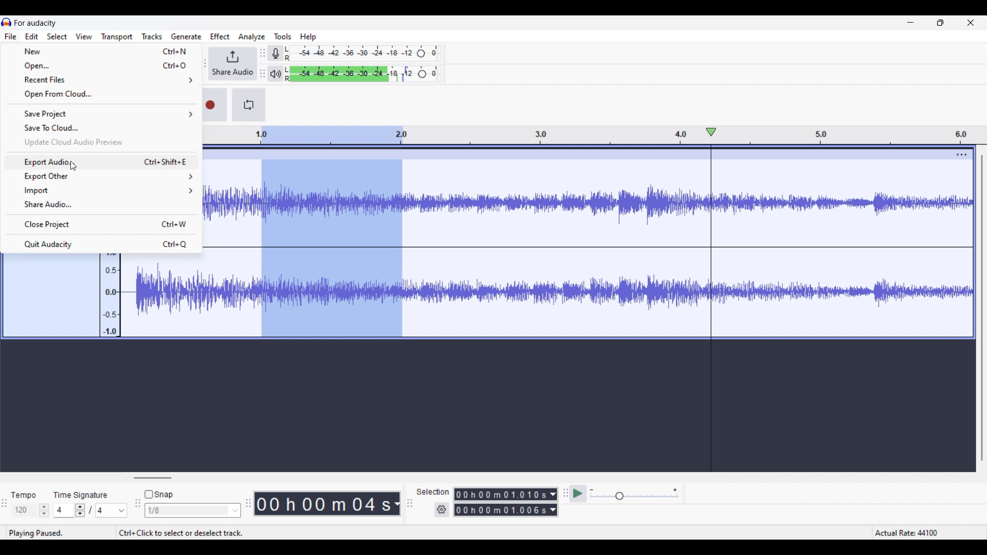  What do you see at coordinates (332, 231) in the screenshot?
I see `Track selection` at bounding box center [332, 231].